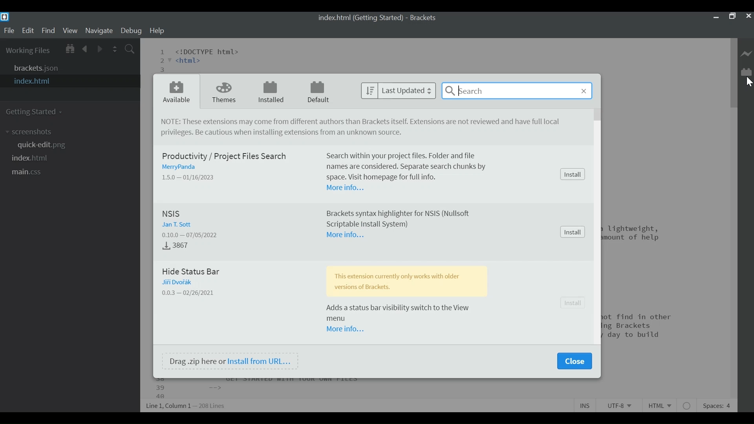 The height and width of the screenshot is (424, 754). I want to click on Toggle Insert or Overwrite, so click(586, 405).